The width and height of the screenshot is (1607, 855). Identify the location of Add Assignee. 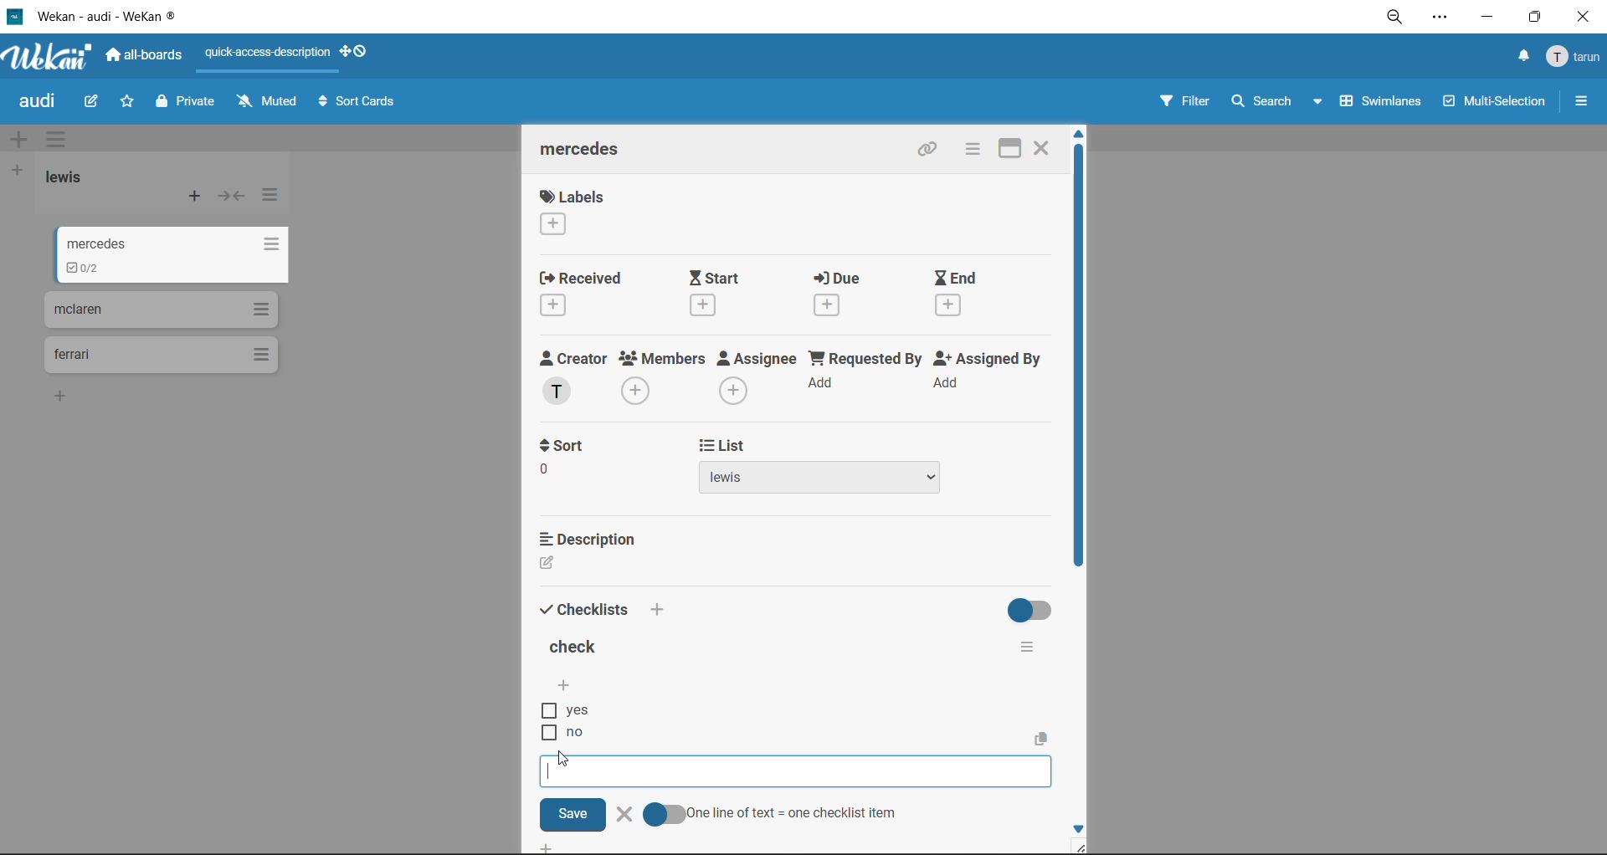
(736, 389).